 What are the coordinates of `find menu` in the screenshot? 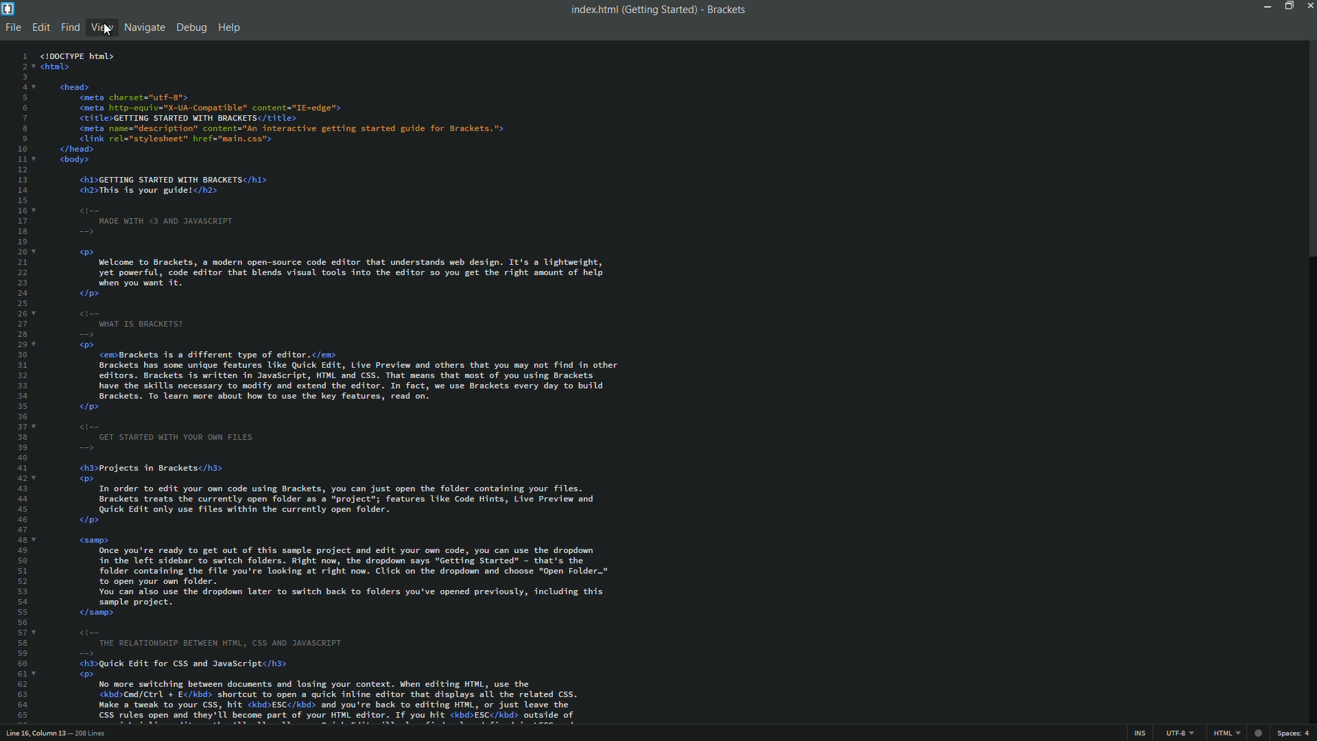 It's located at (69, 28).